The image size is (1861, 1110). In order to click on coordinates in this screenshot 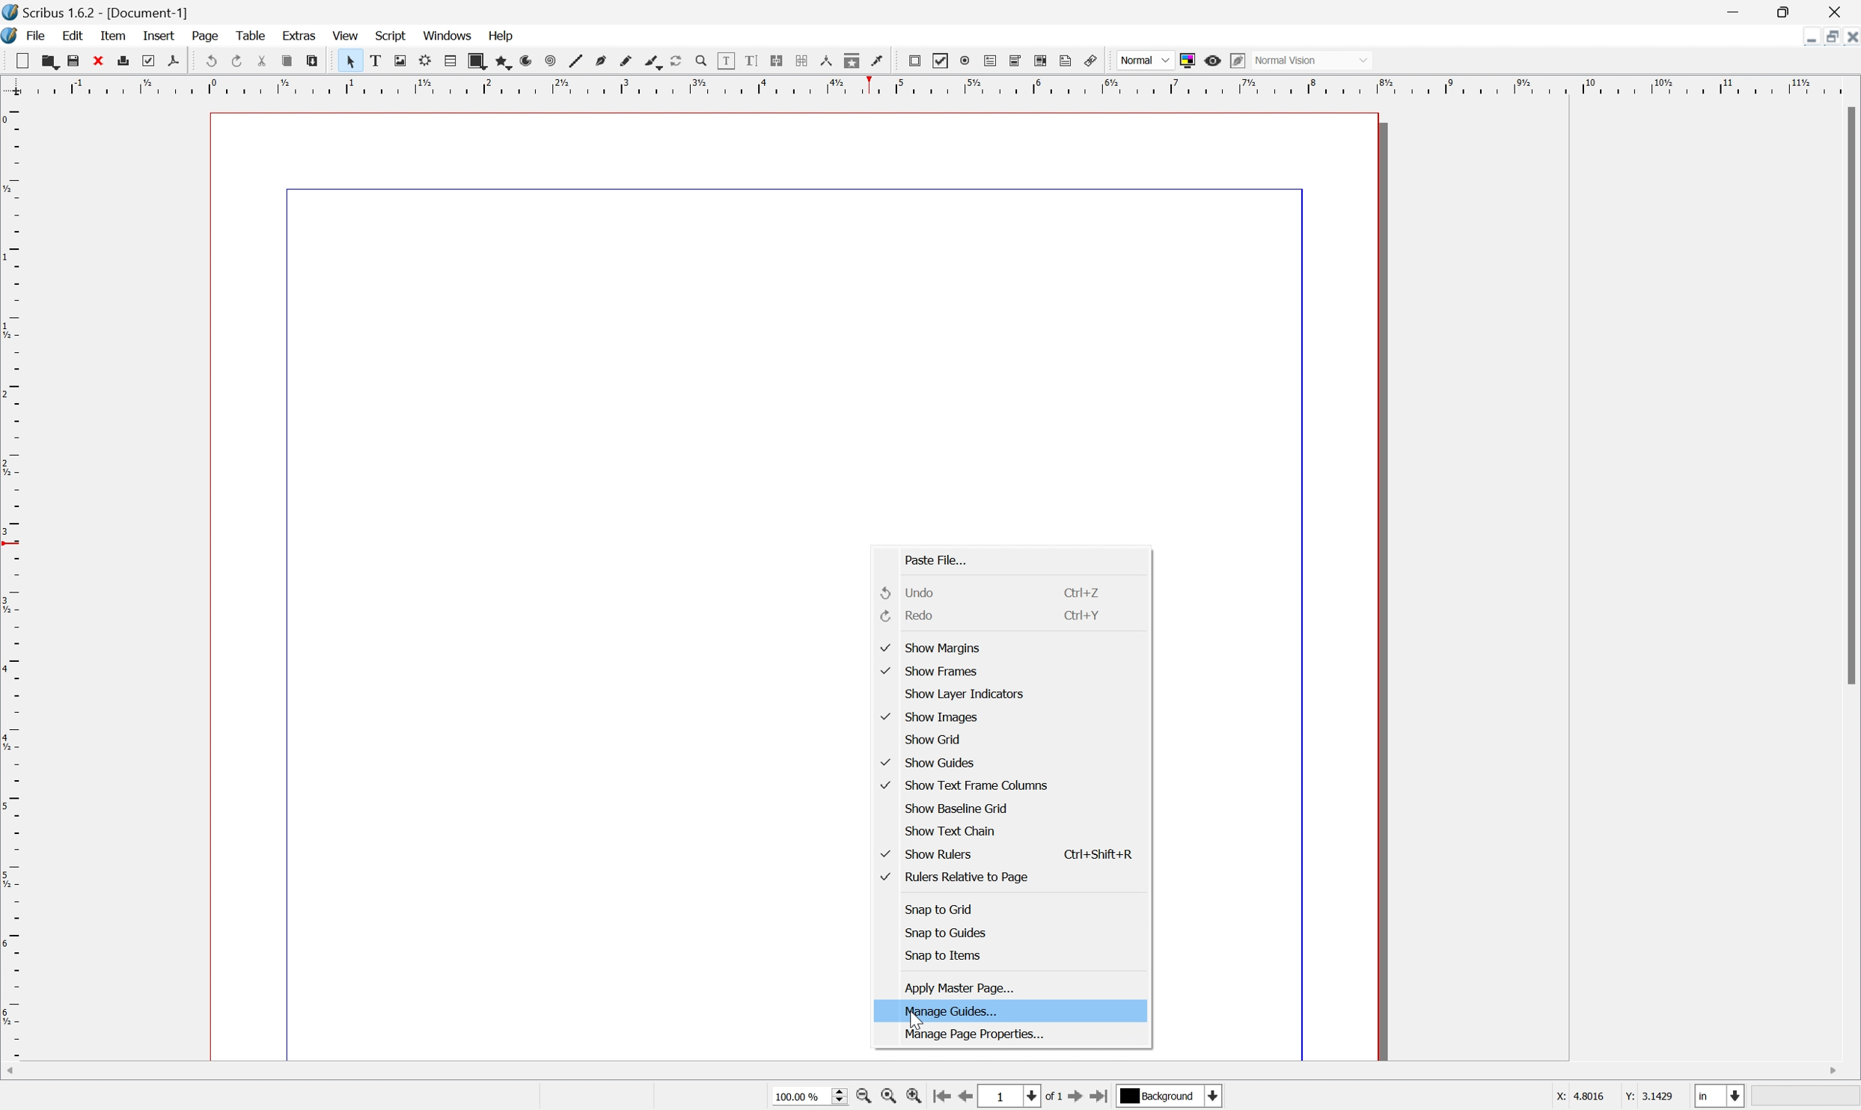, I will do `click(1615, 1100)`.